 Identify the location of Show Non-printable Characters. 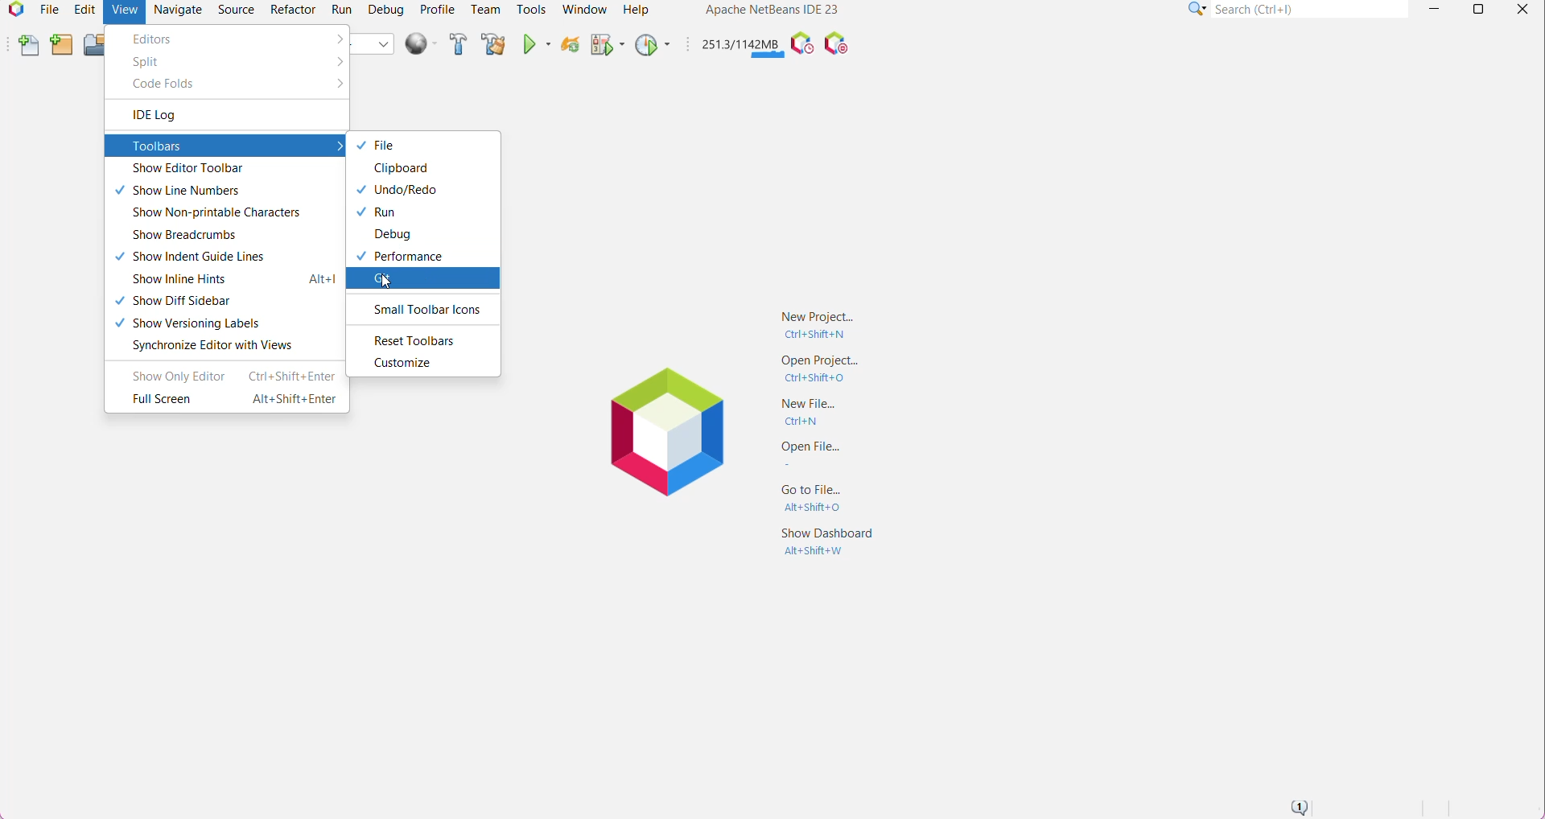
(215, 213).